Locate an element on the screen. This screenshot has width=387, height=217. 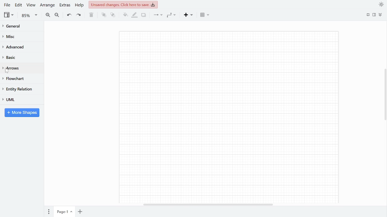
Connections is located at coordinates (158, 15).